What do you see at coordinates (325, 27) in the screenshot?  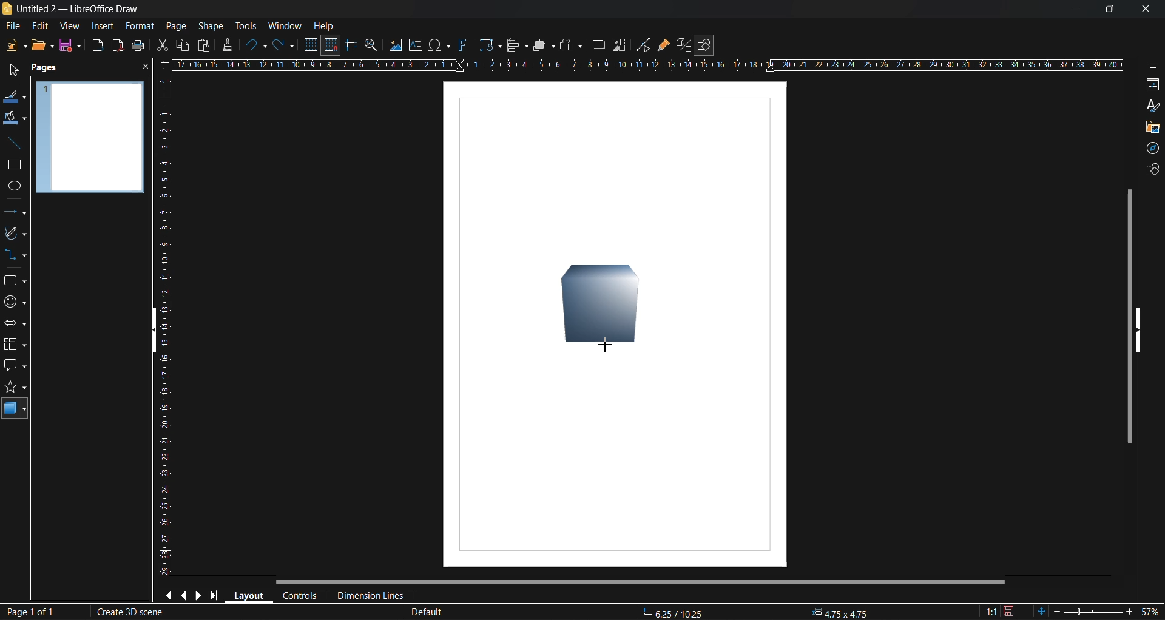 I see `help` at bounding box center [325, 27].